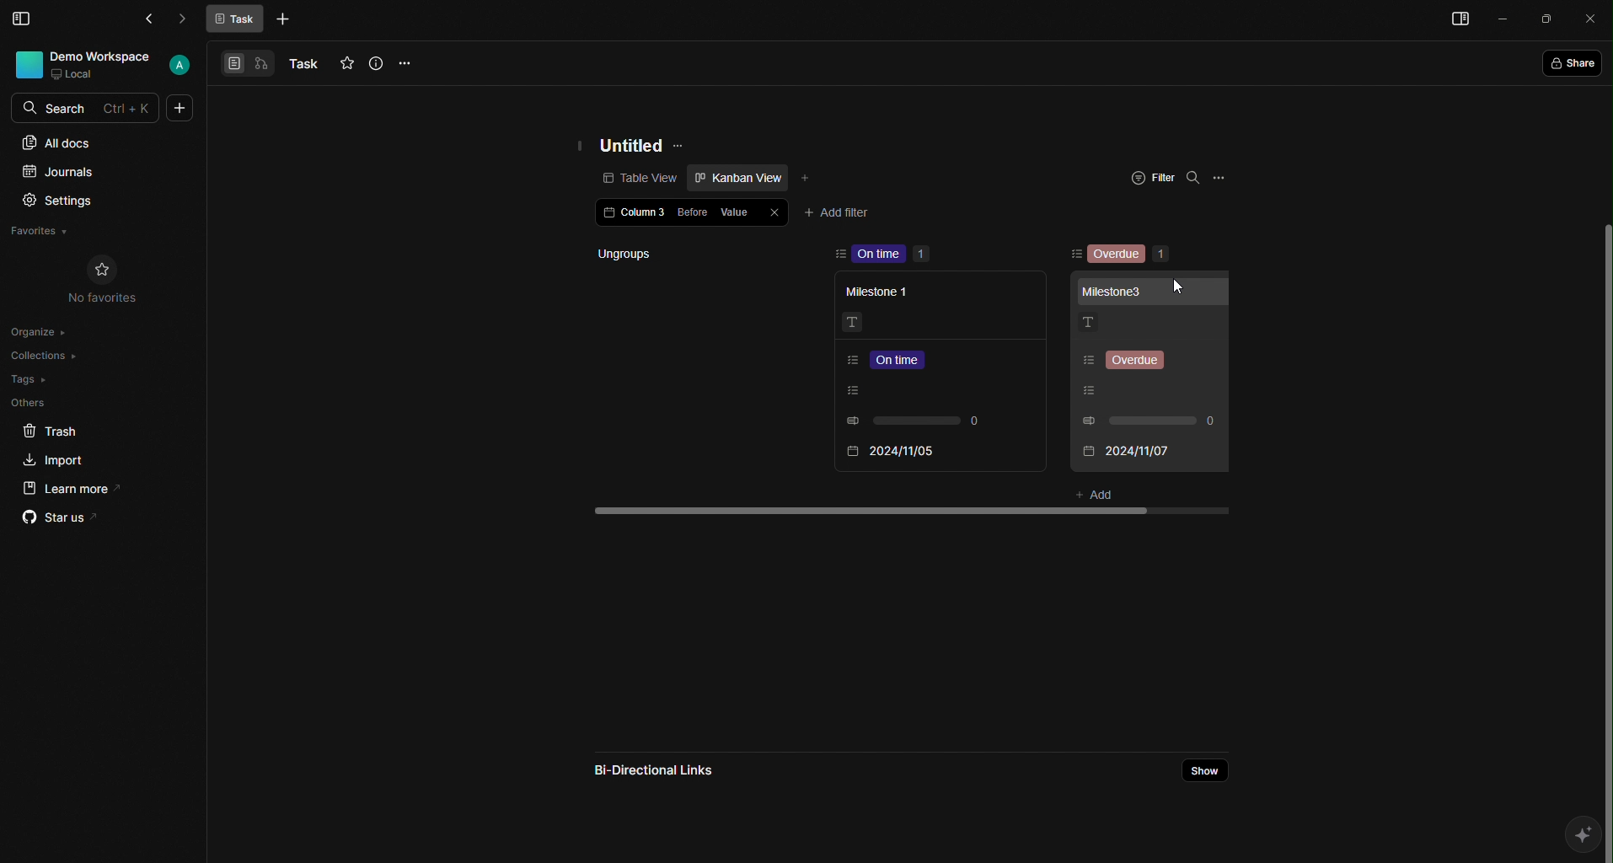  I want to click on 2024/11/05, so click(1119, 451).